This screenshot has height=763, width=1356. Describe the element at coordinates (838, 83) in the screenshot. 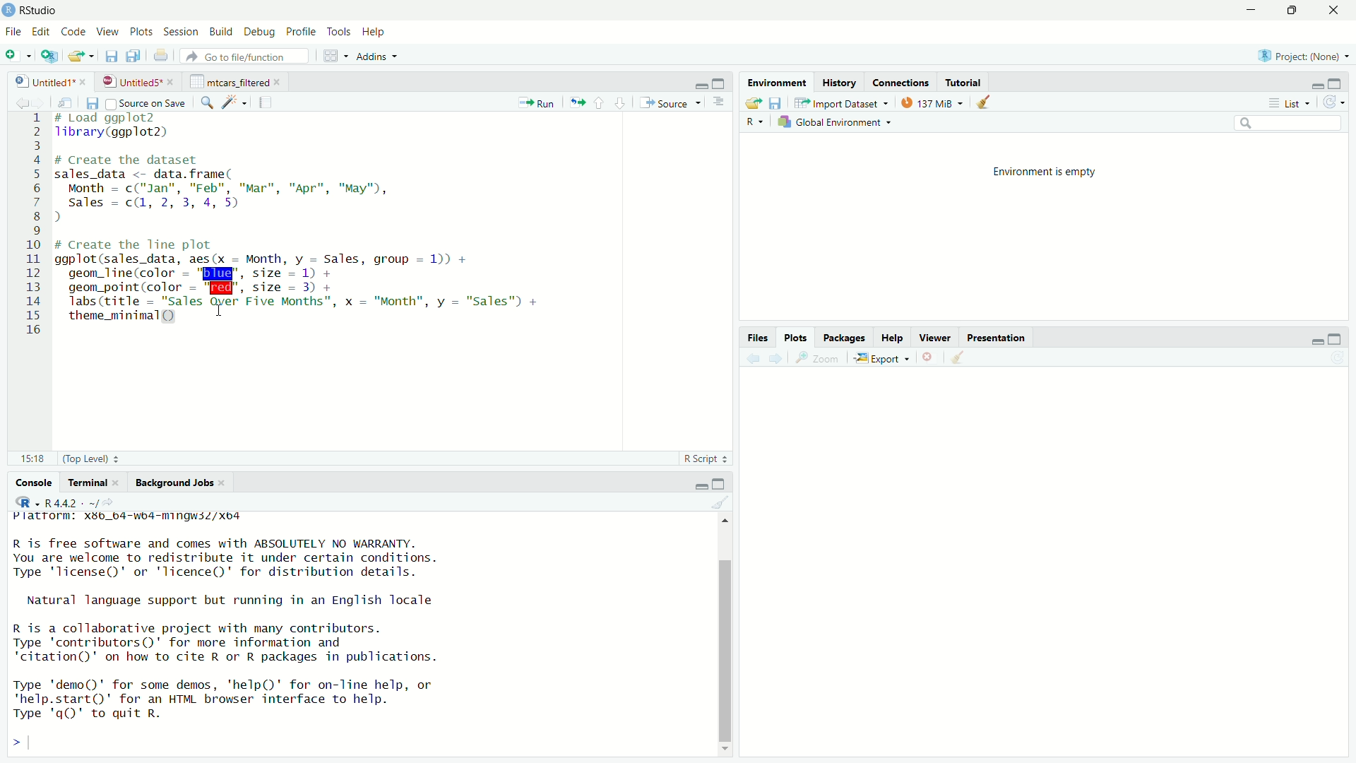

I see `History` at that location.